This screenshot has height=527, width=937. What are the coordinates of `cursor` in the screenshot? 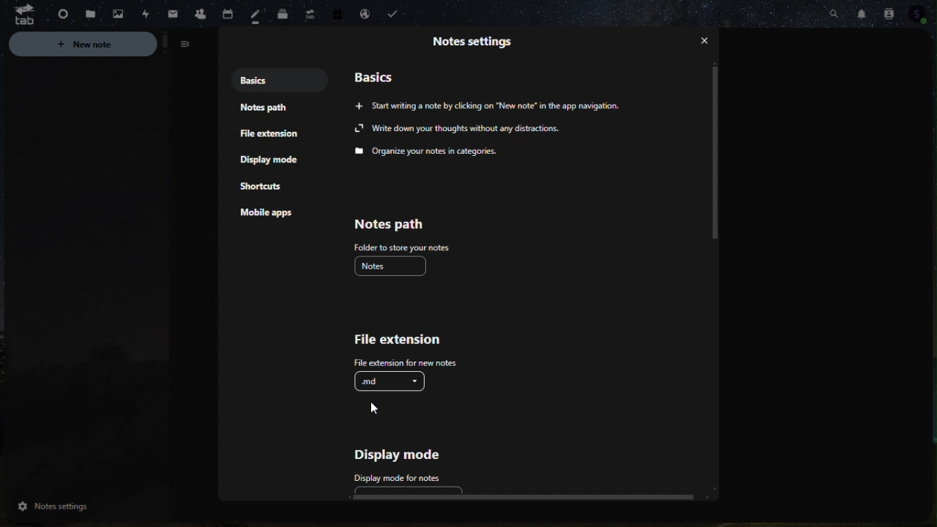 It's located at (376, 409).